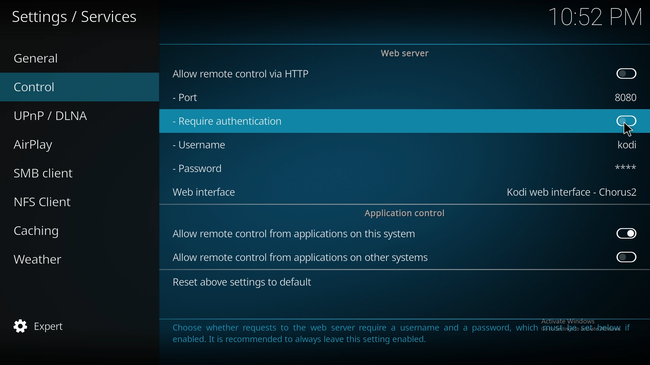 The height and width of the screenshot is (365, 650). What do you see at coordinates (244, 283) in the screenshot?
I see `reset` at bounding box center [244, 283].